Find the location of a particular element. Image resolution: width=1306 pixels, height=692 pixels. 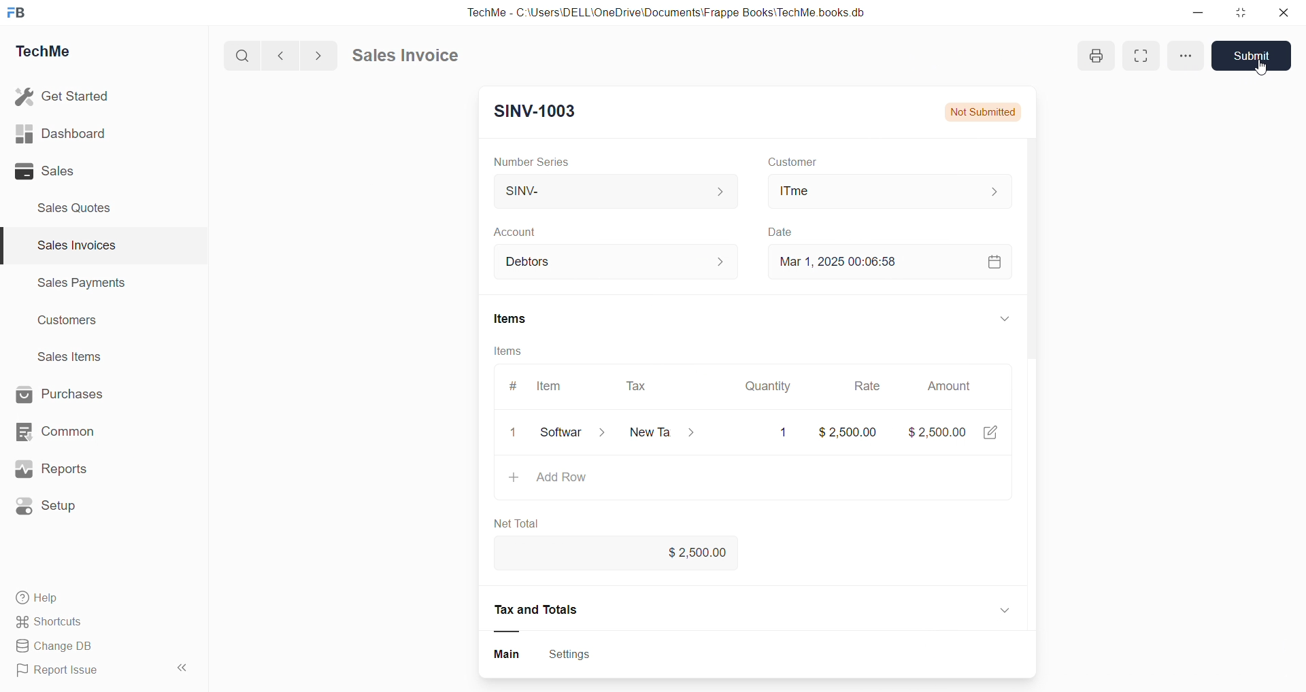

1 $ 2,500.00 is located at coordinates (845, 431).